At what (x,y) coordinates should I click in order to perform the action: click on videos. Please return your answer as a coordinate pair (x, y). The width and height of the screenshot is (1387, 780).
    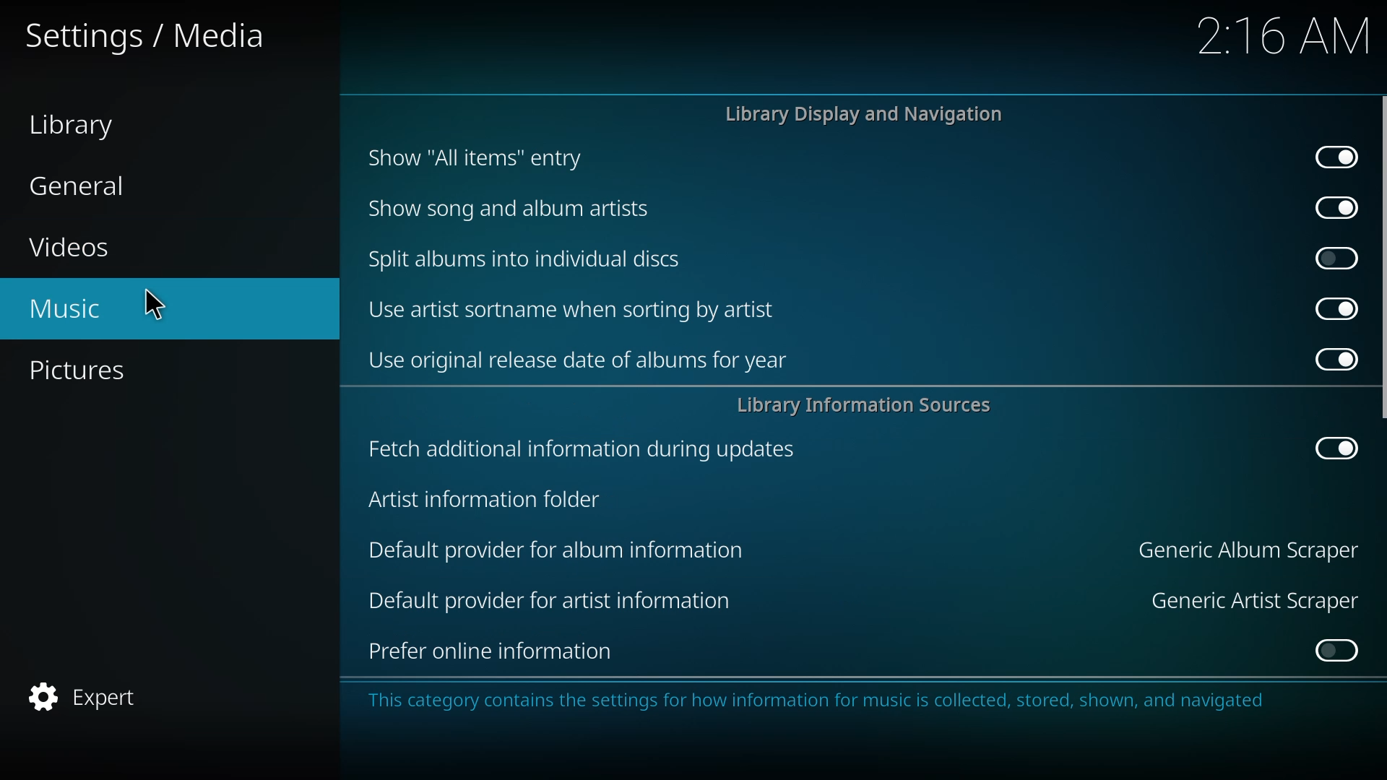
    Looking at the image, I should click on (74, 248).